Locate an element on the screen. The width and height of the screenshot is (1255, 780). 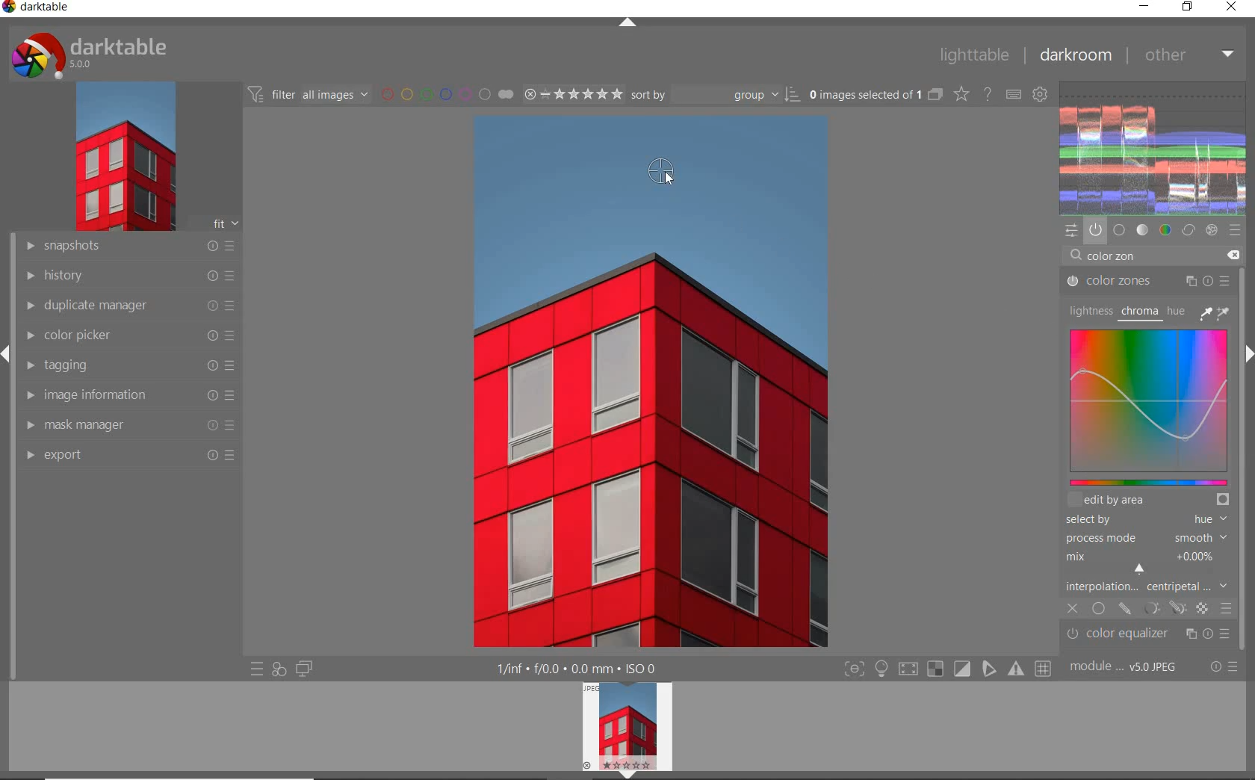
image is located at coordinates (124, 159).